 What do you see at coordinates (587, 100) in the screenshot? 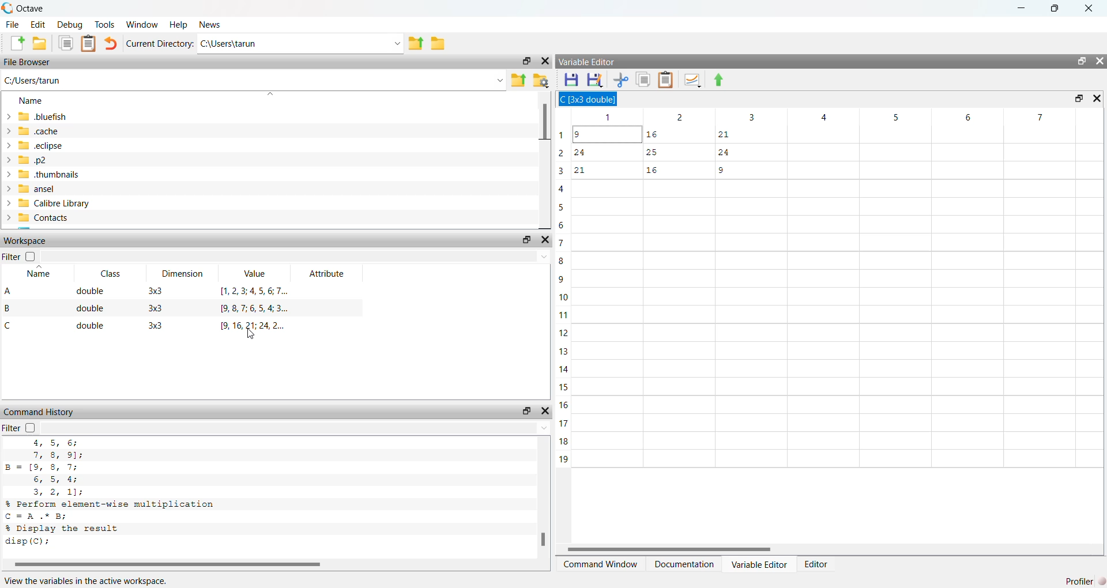
I see `C 3x3 double` at bounding box center [587, 100].